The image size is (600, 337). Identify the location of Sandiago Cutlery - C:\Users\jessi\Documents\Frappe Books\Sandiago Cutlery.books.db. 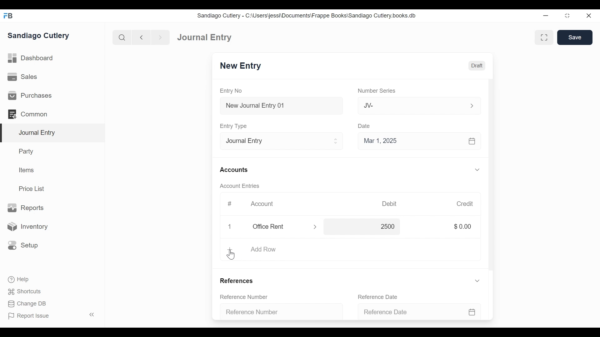
(308, 15).